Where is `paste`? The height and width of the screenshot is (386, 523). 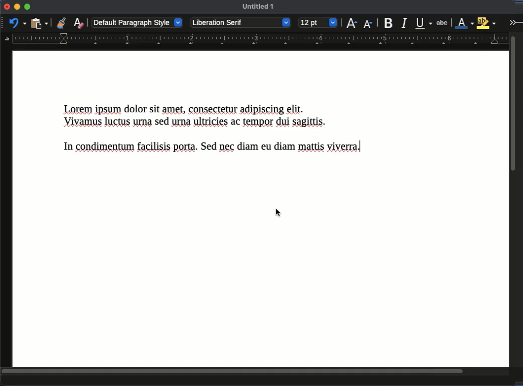 paste is located at coordinates (40, 22).